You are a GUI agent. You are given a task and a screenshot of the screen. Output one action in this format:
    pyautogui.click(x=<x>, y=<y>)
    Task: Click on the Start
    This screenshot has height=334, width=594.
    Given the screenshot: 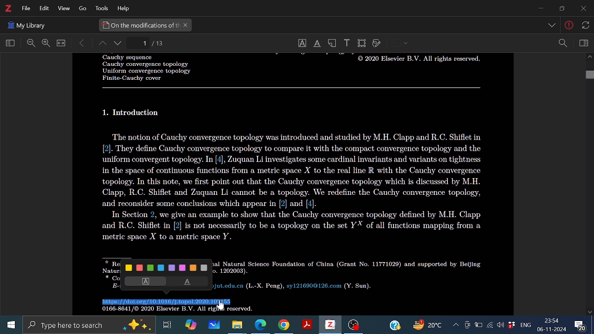 What is the action you would take?
    pyautogui.click(x=9, y=325)
    